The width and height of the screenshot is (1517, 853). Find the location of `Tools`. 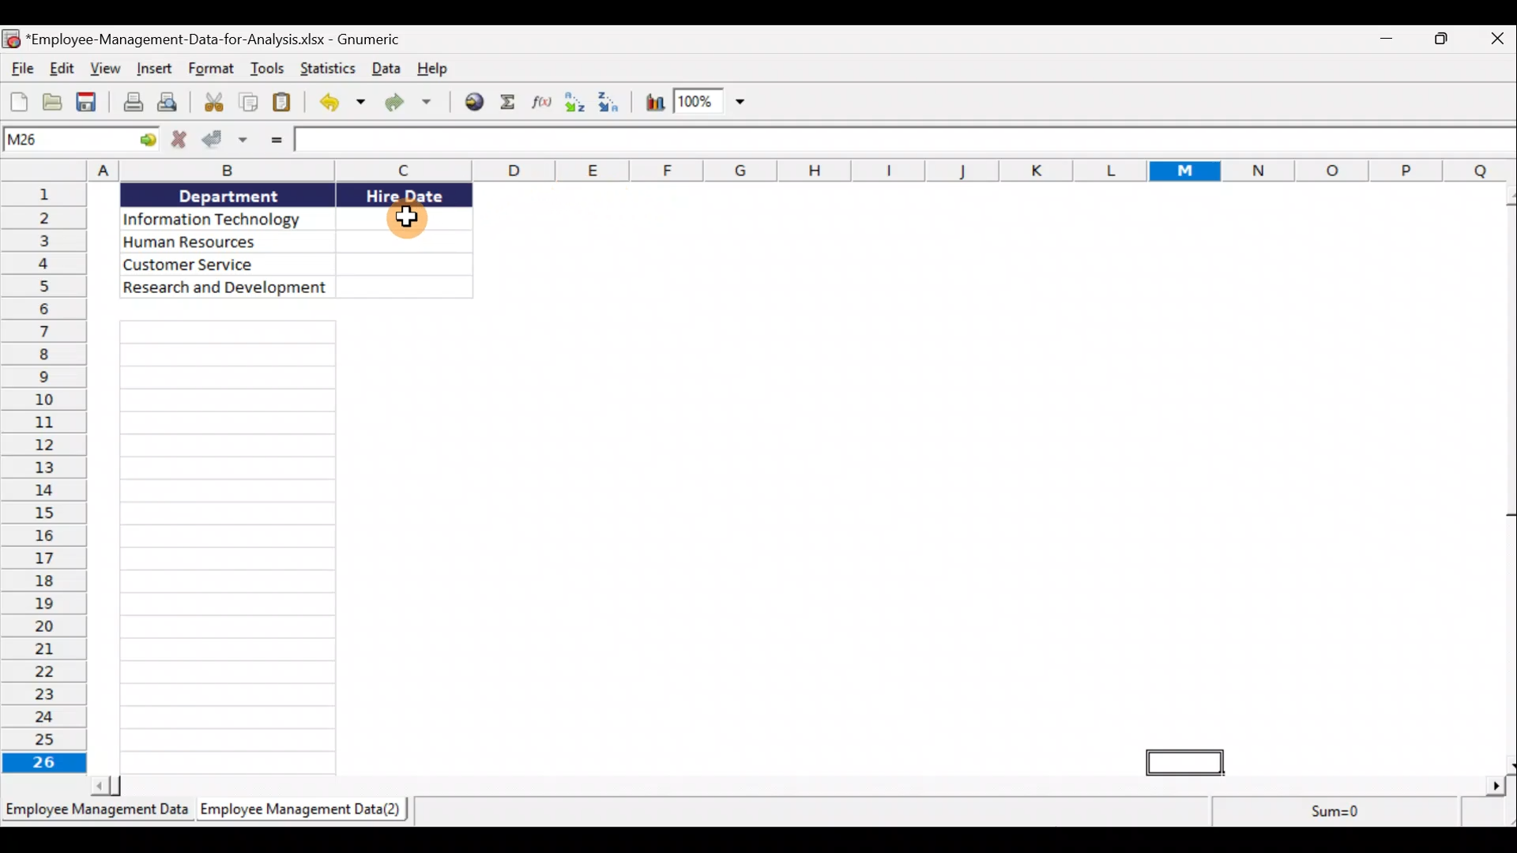

Tools is located at coordinates (271, 69).